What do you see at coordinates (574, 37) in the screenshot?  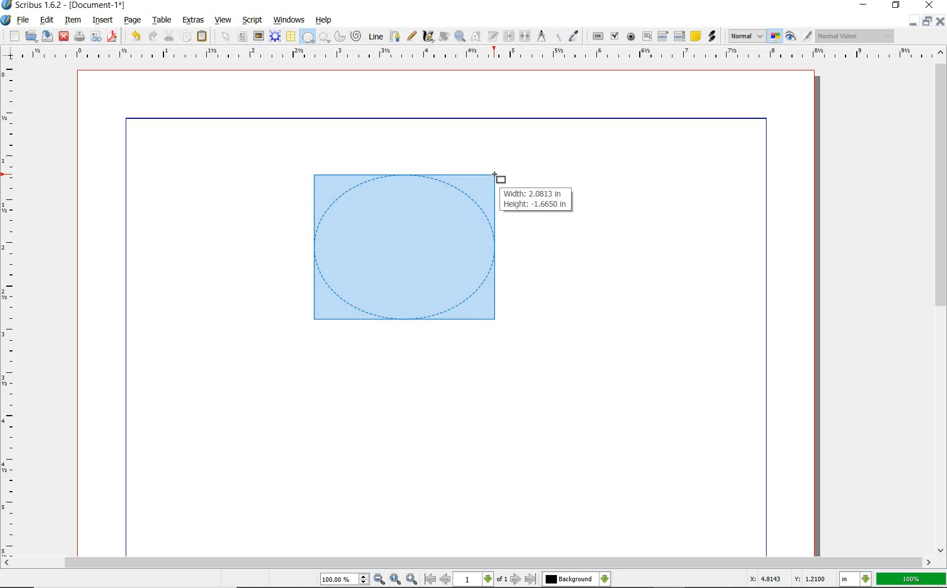 I see `EYE DROPPER` at bounding box center [574, 37].